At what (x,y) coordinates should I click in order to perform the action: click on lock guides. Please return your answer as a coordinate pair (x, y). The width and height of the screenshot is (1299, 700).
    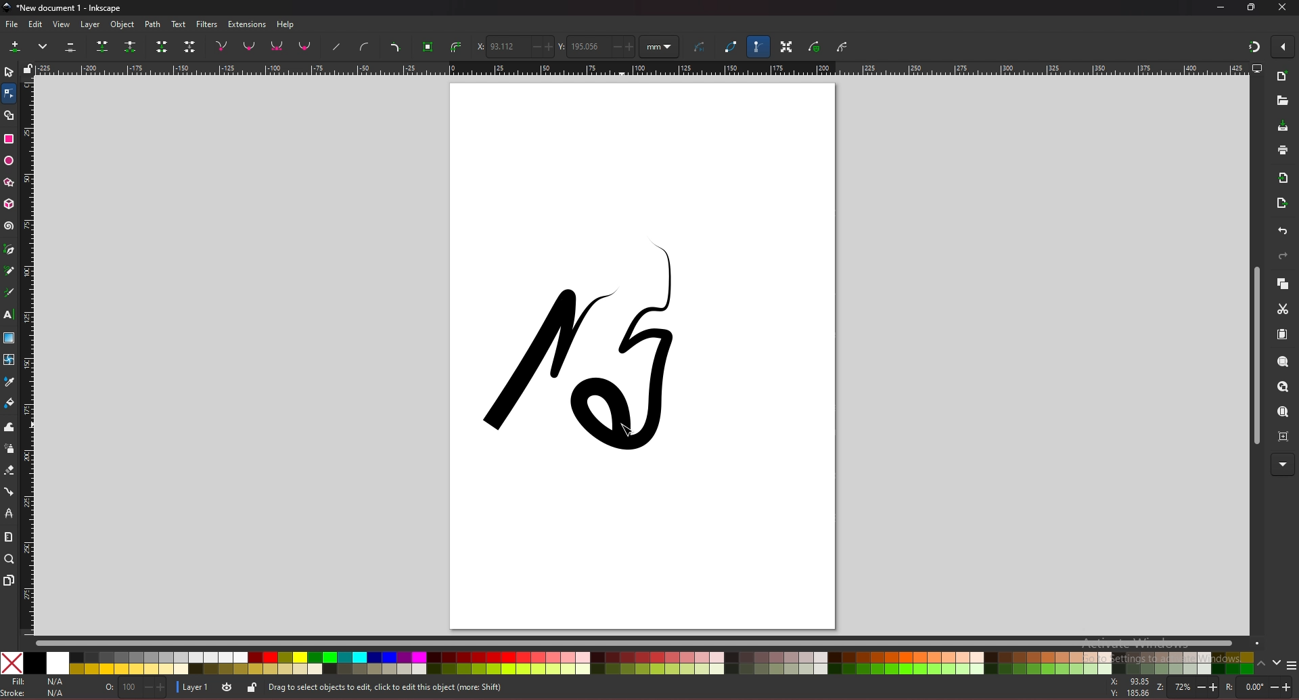
    Looking at the image, I should click on (28, 68).